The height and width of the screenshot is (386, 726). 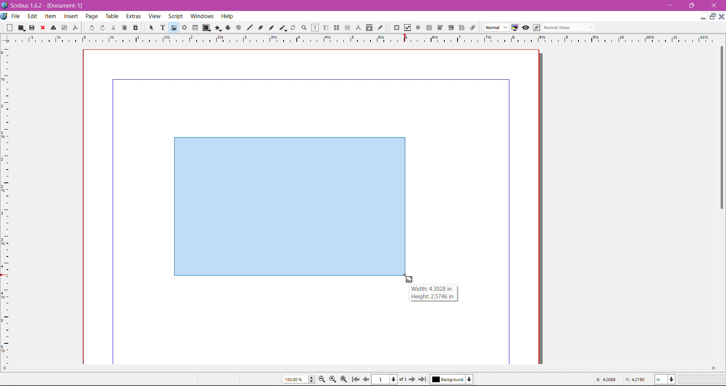 I want to click on PDF List Box, so click(x=451, y=27).